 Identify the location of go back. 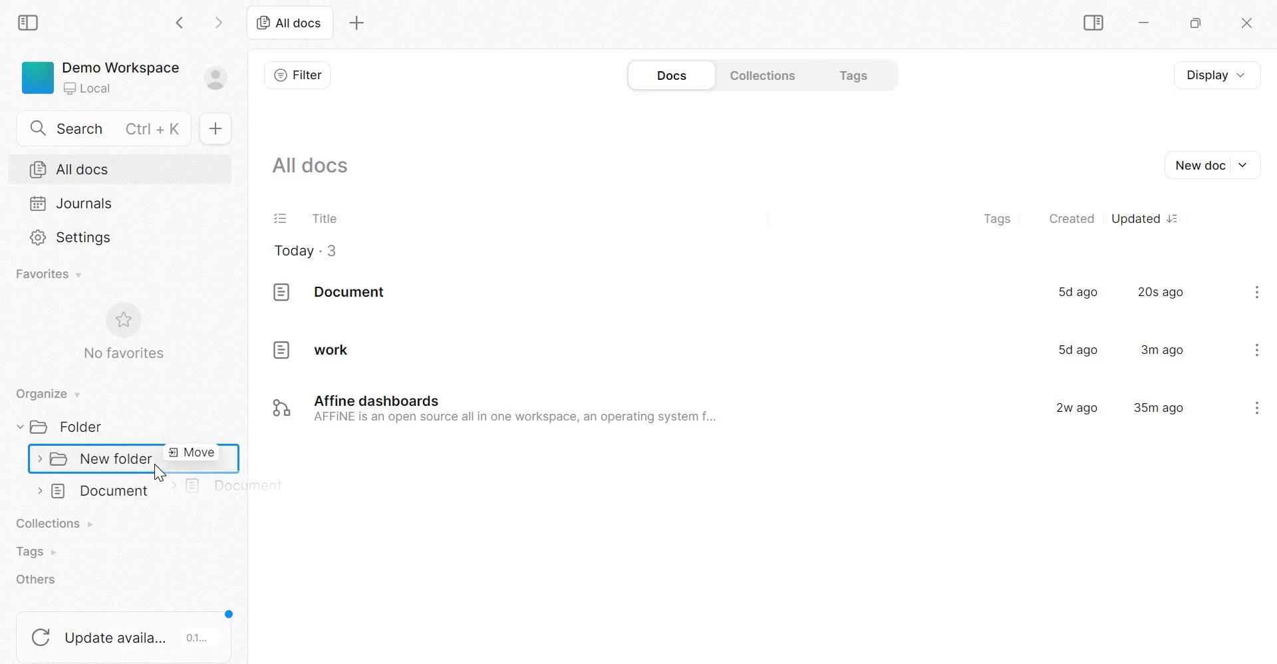
(182, 22).